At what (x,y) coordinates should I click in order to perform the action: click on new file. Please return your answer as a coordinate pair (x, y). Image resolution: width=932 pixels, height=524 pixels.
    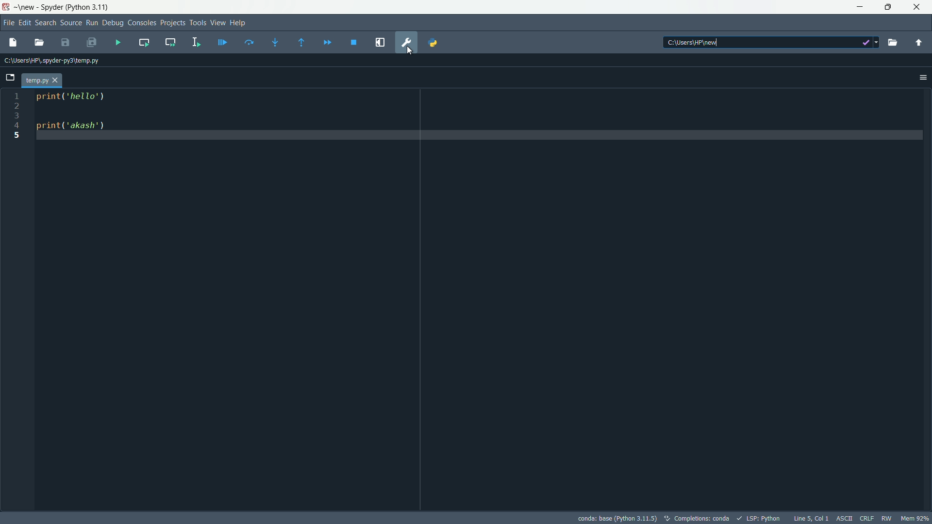
    Looking at the image, I should click on (13, 43).